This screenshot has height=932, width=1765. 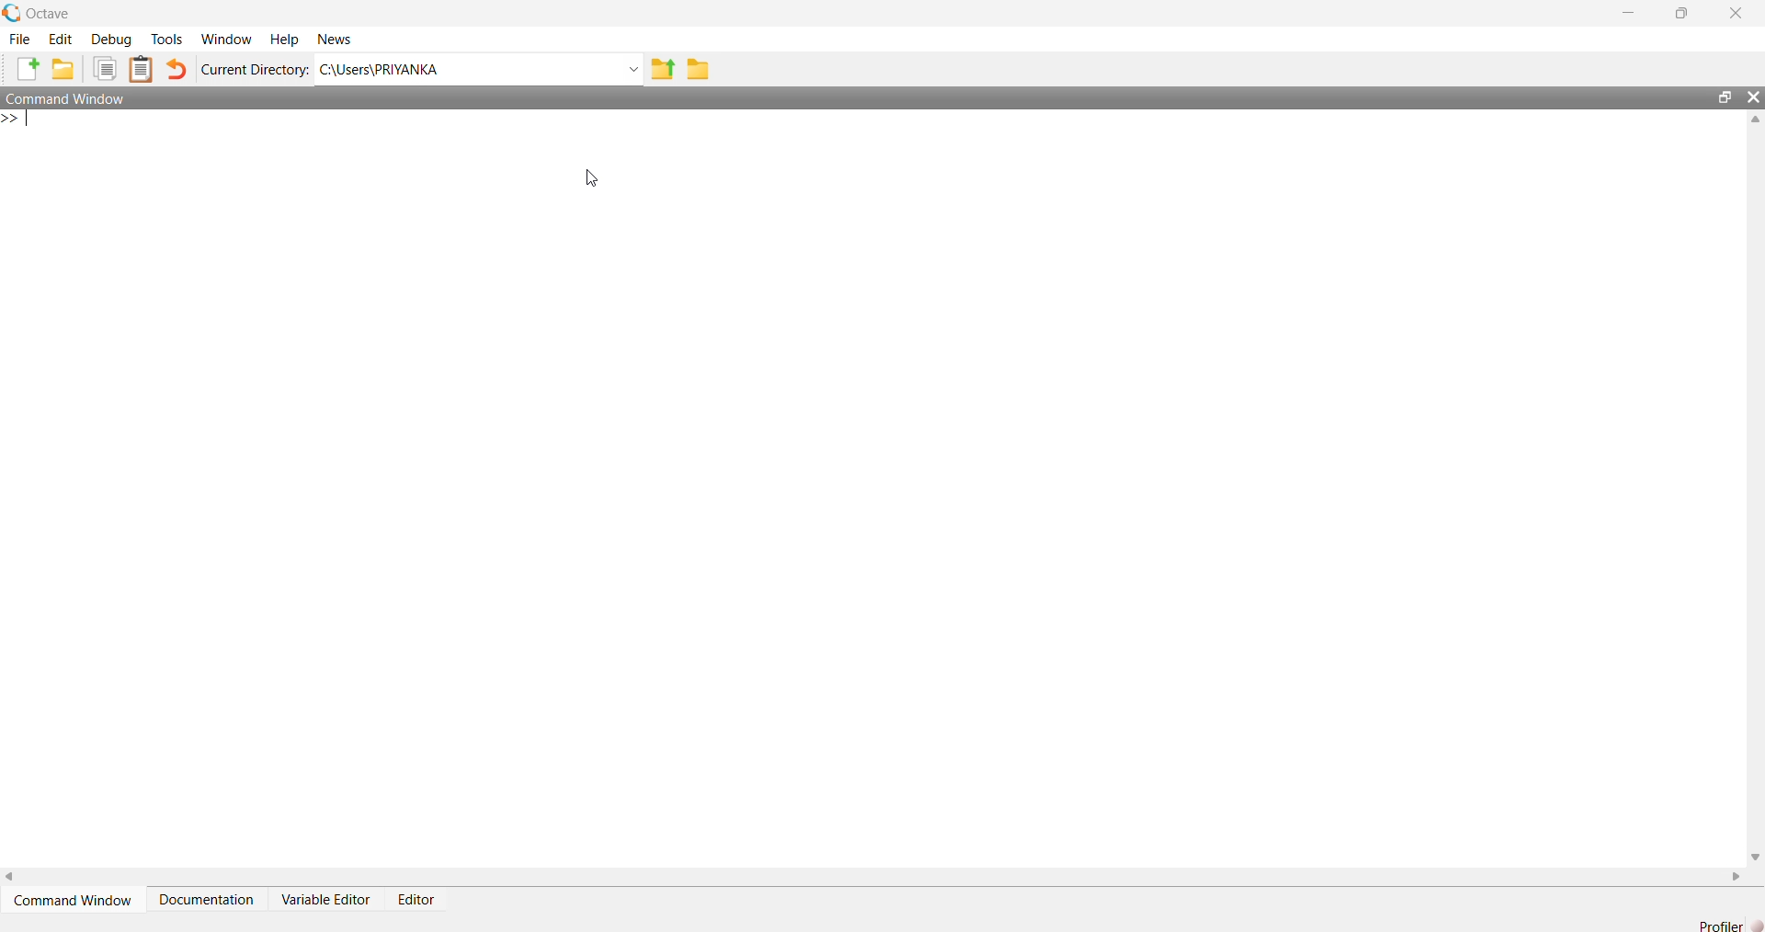 What do you see at coordinates (17, 875) in the screenshot?
I see `Left` at bounding box center [17, 875].